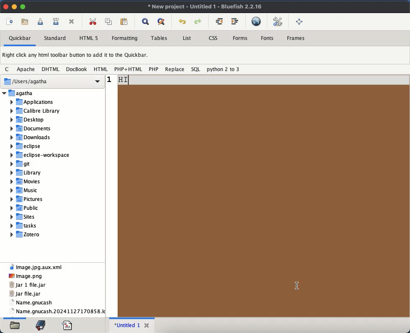 The width and height of the screenshot is (410, 333). What do you see at coordinates (297, 38) in the screenshot?
I see `frames` at bounding box center [297, 38].